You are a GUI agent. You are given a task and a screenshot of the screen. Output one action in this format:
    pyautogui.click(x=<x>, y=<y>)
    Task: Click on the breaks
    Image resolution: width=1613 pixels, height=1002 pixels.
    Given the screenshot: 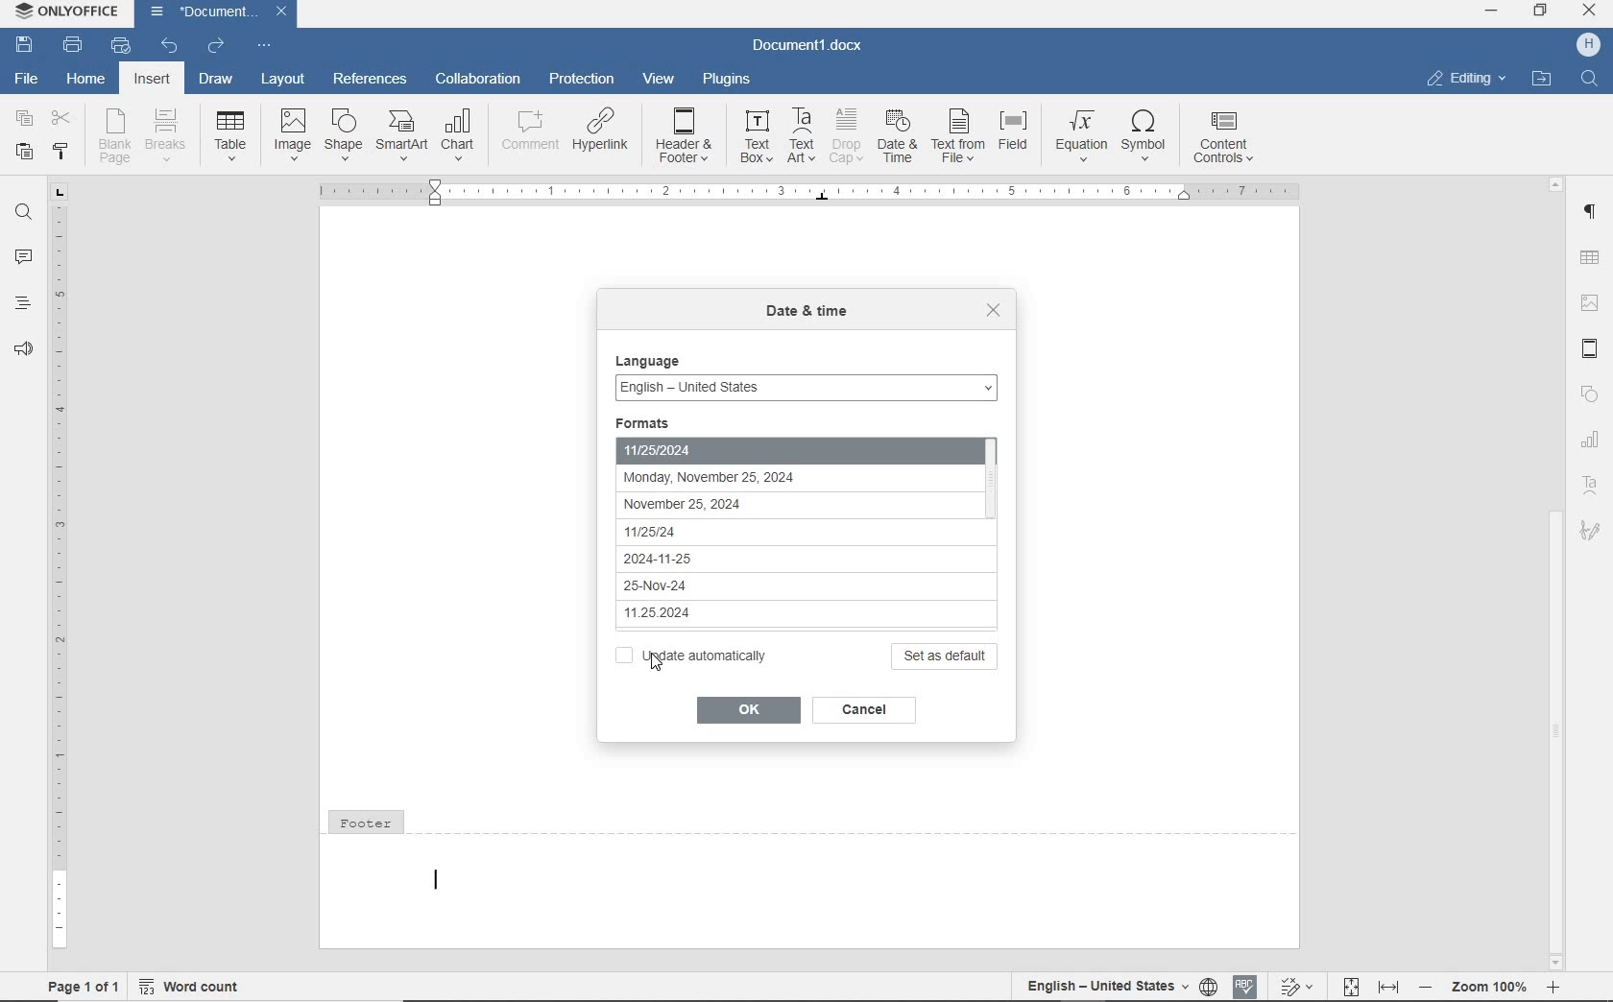 What is the action you would take?
    pyautogui.click(x=168, y=136)
    